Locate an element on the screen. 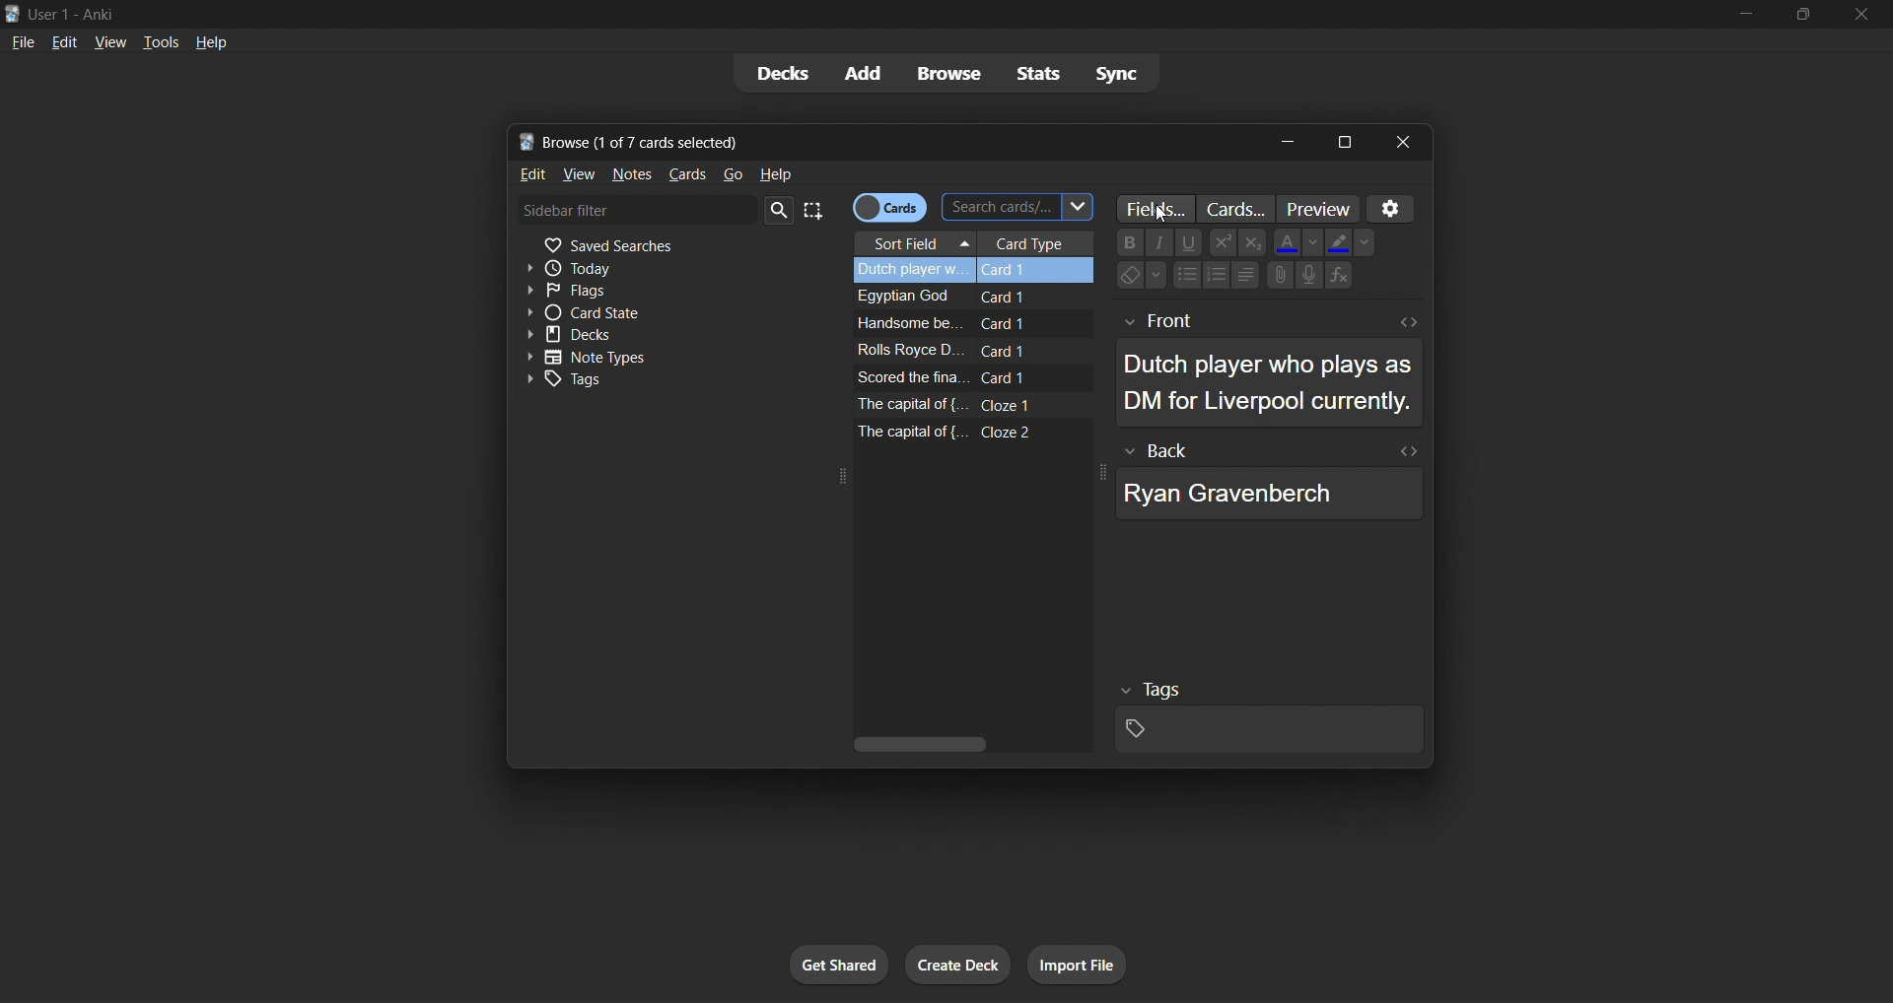  Bold is located at coordinates (1122, 241).